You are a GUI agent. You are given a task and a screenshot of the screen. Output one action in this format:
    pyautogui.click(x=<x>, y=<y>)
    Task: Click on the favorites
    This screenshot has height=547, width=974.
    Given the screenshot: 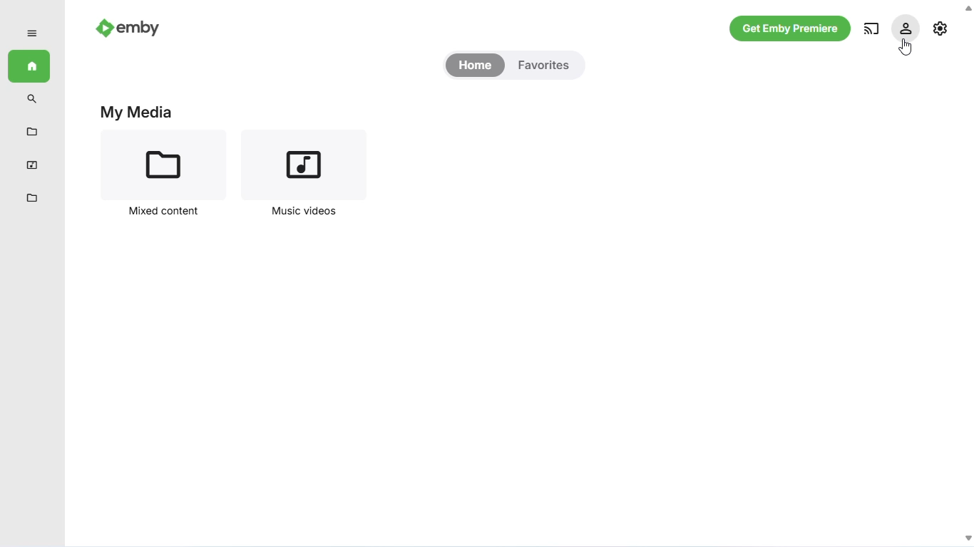 What is the action you would take?
    pyautogui.click(x=543, y=66)
    